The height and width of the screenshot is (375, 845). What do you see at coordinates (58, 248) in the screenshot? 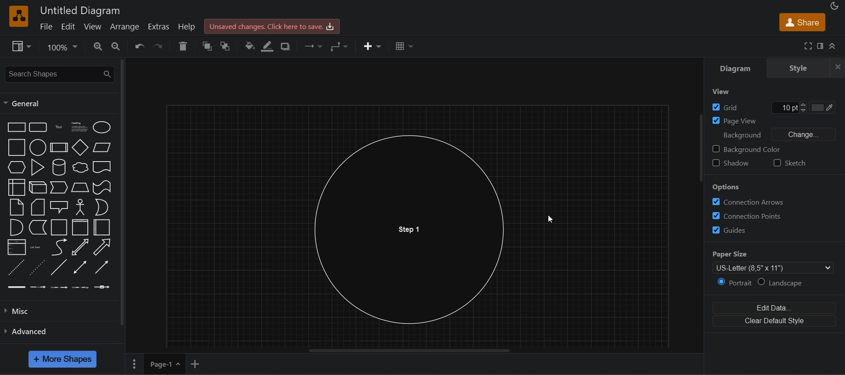
I see `curve` at bounding box center [58, 248].